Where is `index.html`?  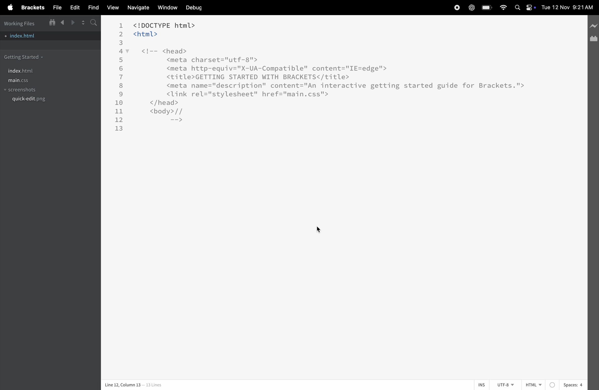 index.html is located at coordinates (29, 70).